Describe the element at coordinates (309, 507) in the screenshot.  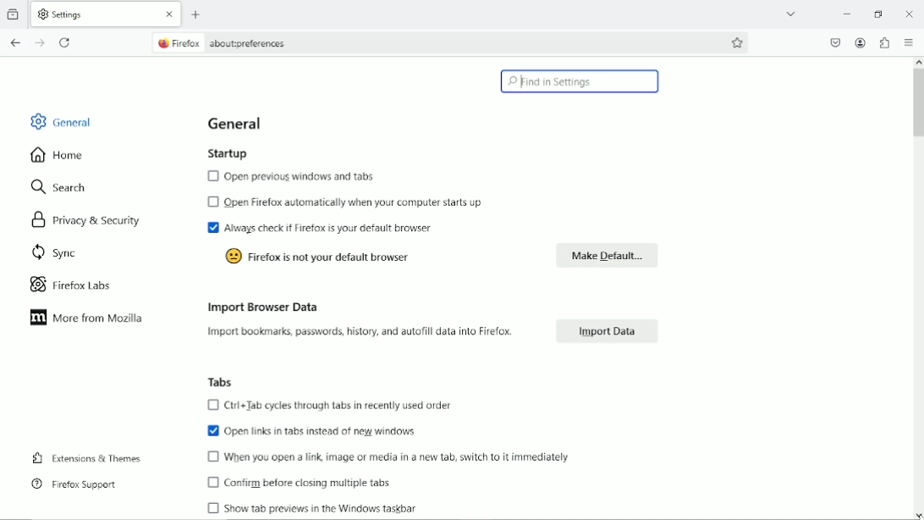
I see `Show tab previews in the windows taskbar` at that location.